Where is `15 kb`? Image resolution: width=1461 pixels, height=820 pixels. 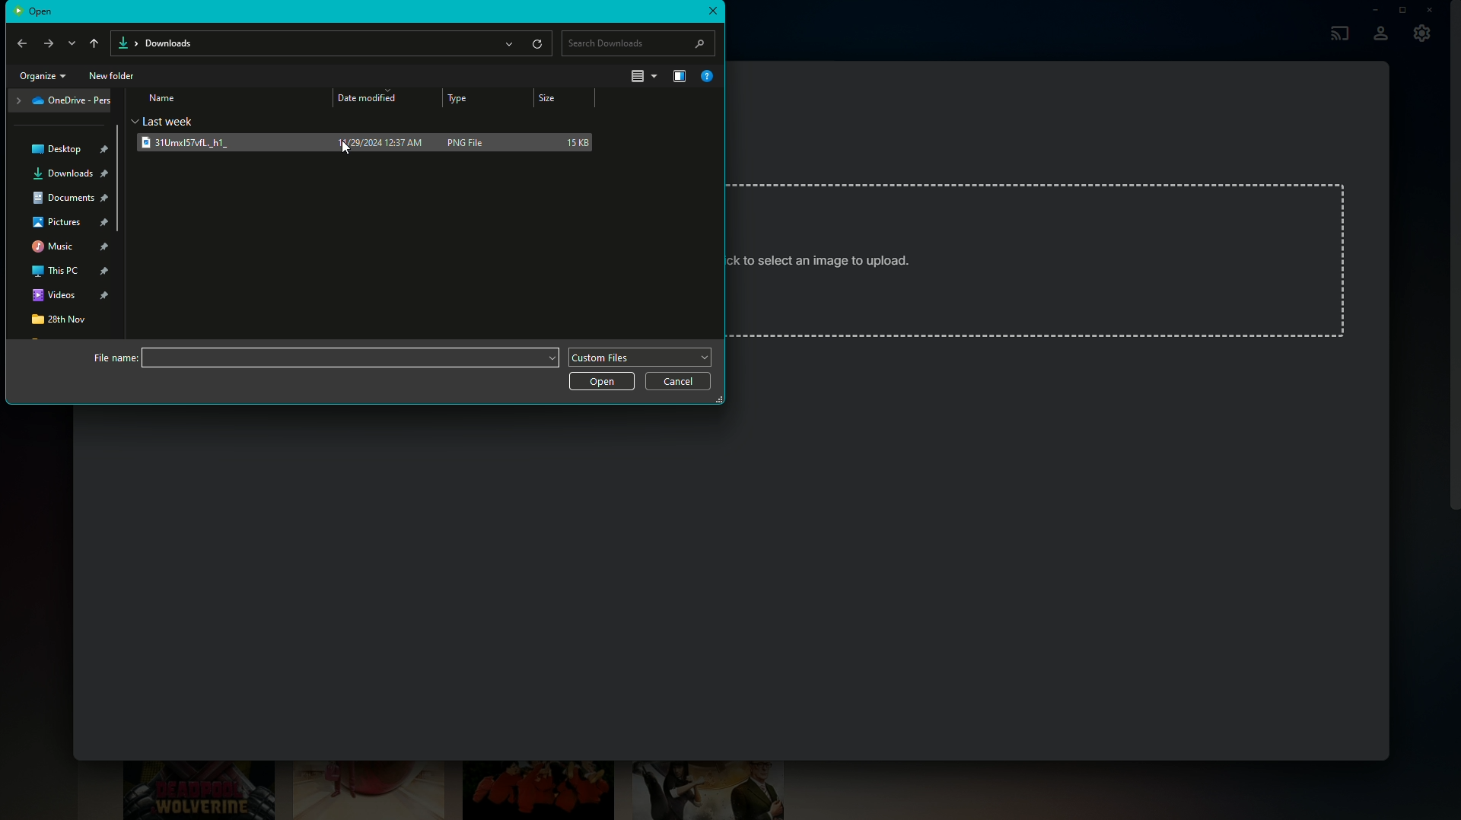 15 kb is located at coordinates (575, 141).